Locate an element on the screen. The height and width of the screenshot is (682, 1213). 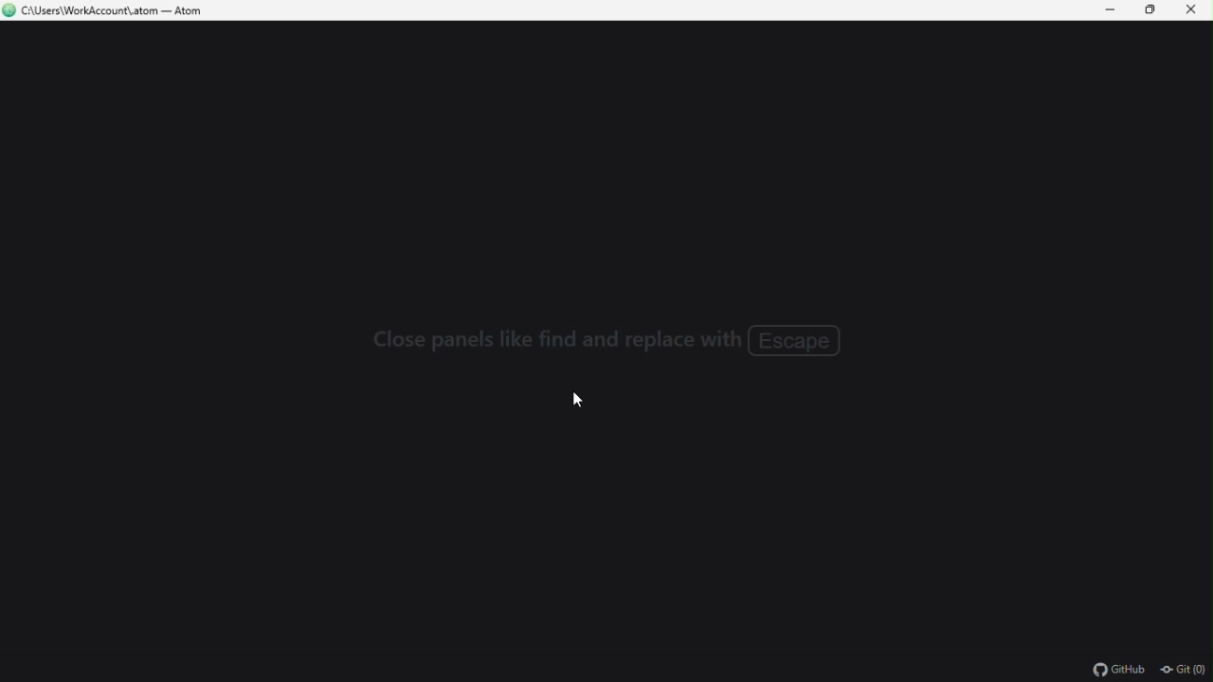
C:\users\work\account\atom - Atom is located at coordinates (118, 12).